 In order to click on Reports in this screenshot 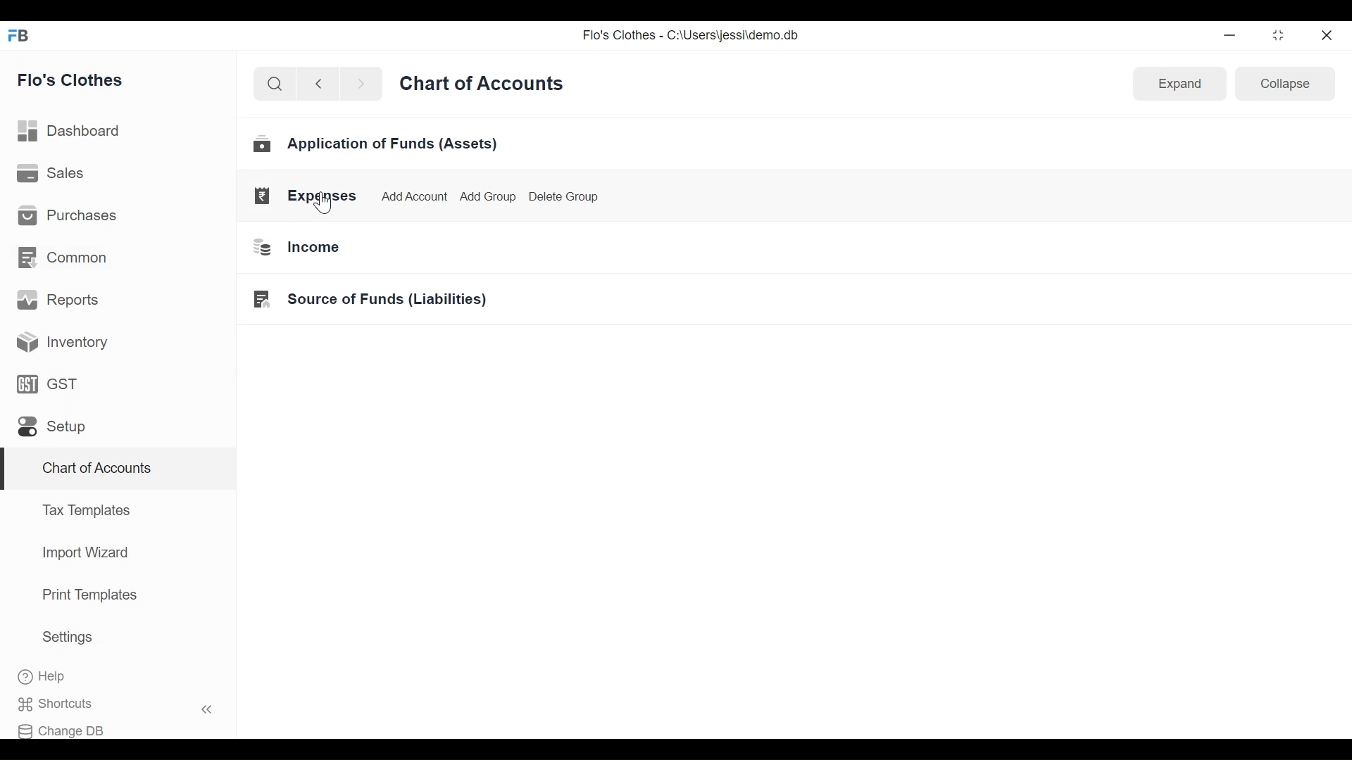, I will do `click(61, 303)`.